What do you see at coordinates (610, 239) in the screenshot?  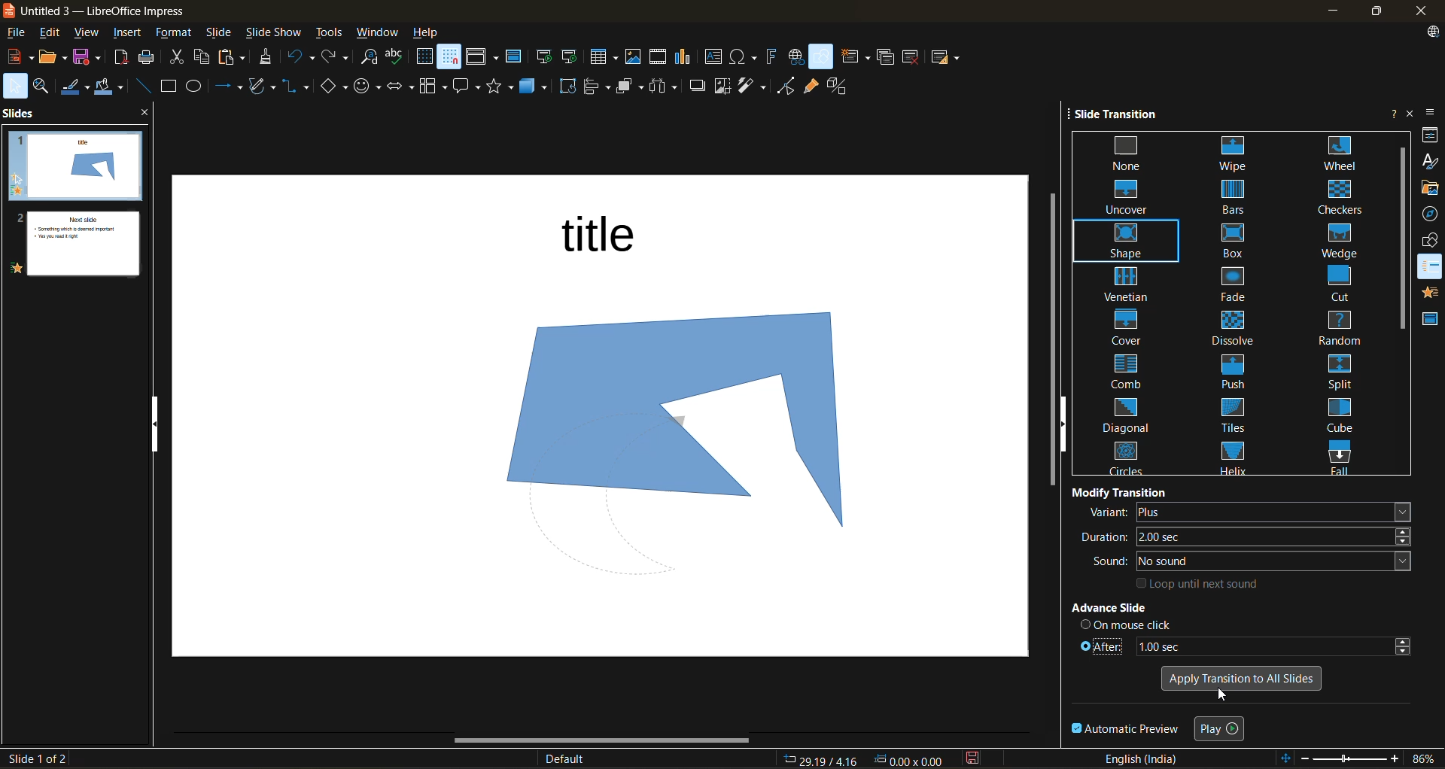 I see `title` at bounding box center [610, 239].